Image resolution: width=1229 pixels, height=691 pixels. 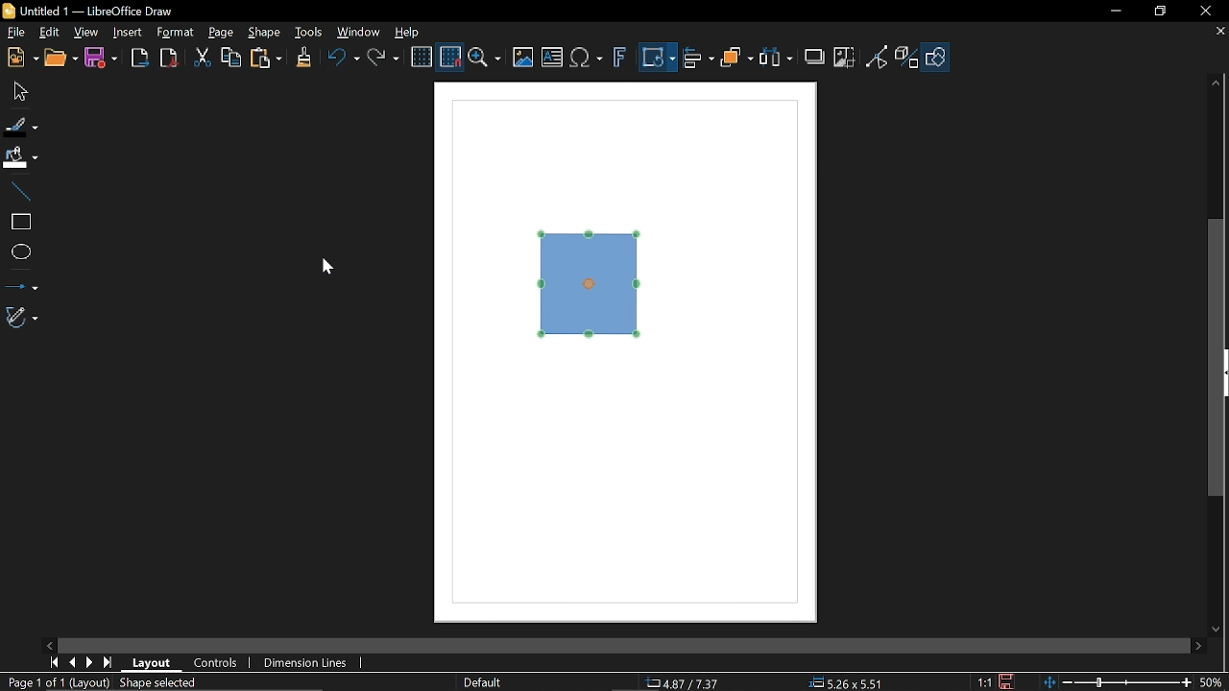 I want to click on Crop, so click(x=844, y=58).